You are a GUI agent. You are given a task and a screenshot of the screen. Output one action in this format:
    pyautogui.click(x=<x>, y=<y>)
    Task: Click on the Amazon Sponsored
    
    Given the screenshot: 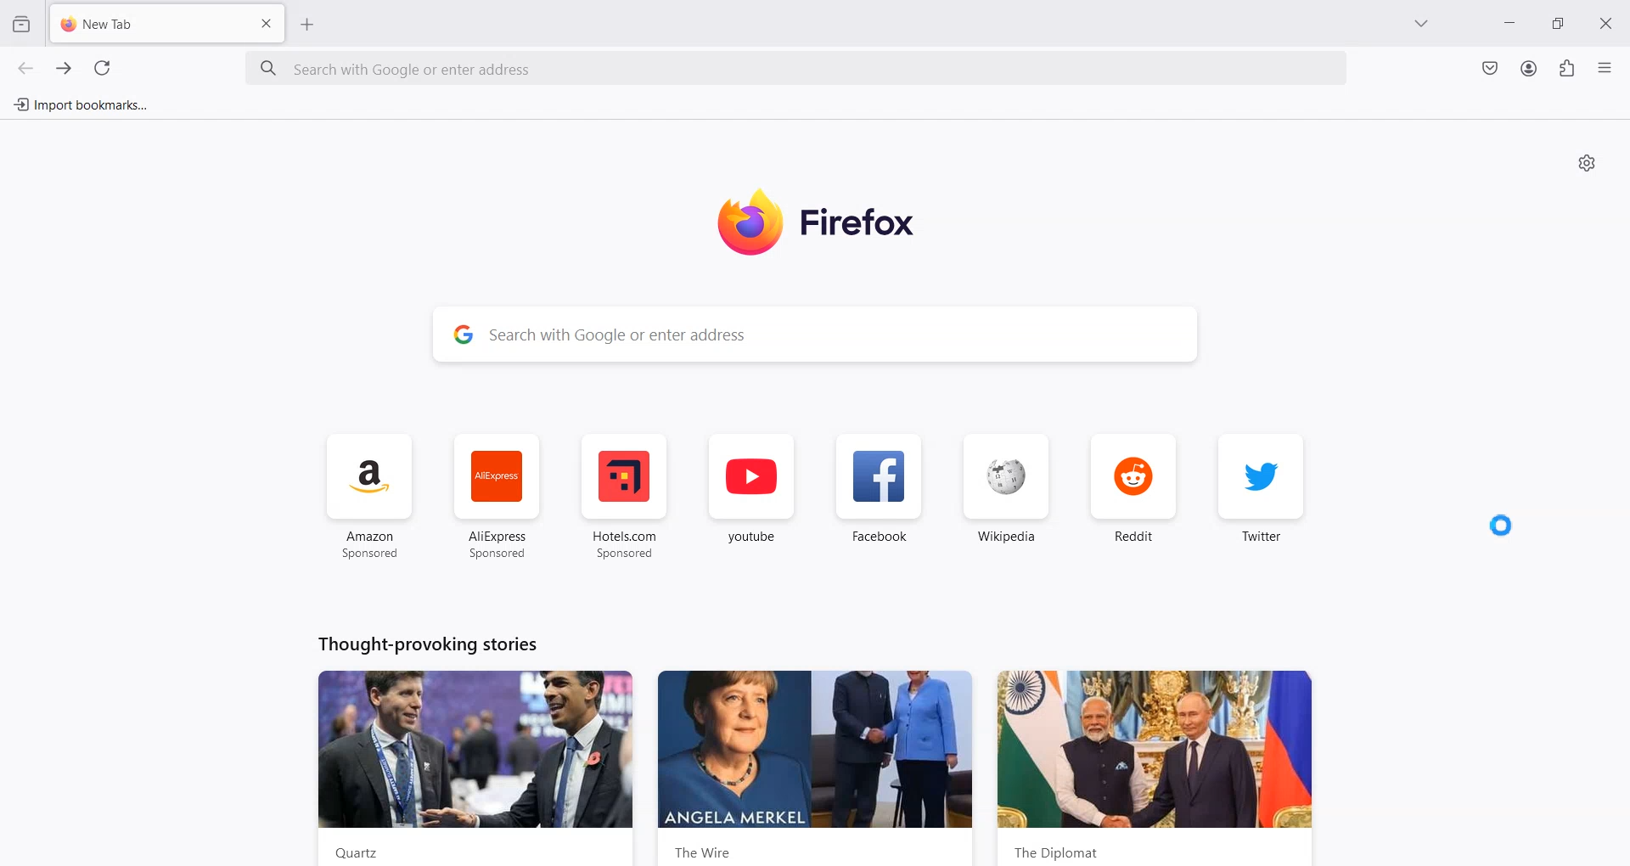 What is the action you would take?
    pyautogui.click(x=371, y=497)
    